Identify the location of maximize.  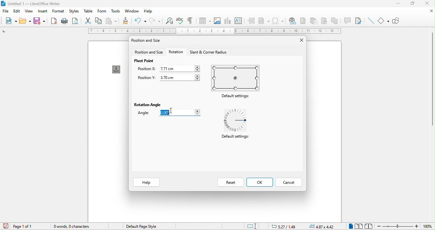
(412, 3).